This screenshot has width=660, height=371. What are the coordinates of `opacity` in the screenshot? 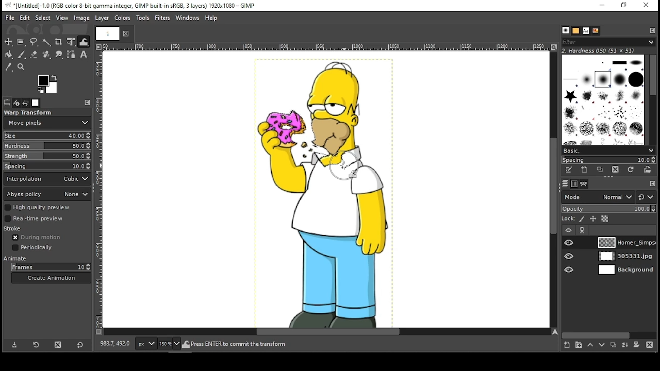 It's located at (608, 209).